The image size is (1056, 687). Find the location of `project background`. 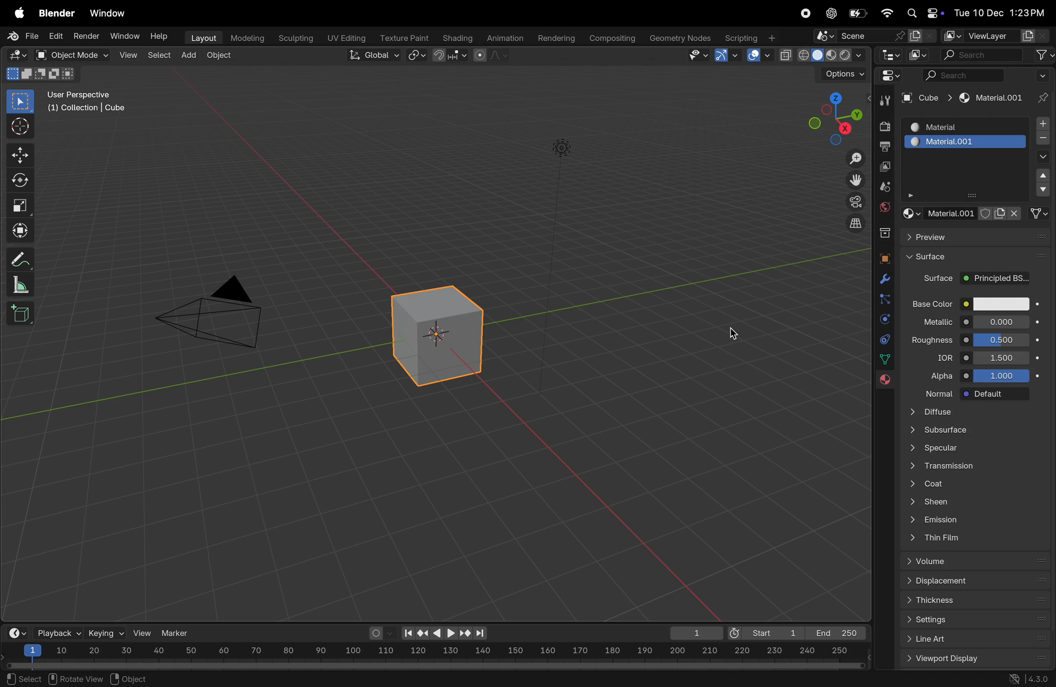

project background is located at coordinates (996, 279).